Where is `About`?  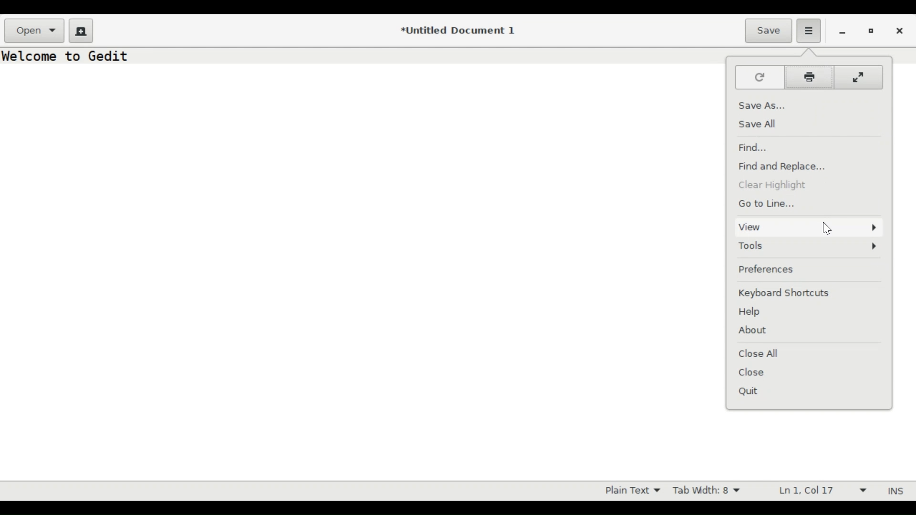 About is located at coordinates (754, 331).